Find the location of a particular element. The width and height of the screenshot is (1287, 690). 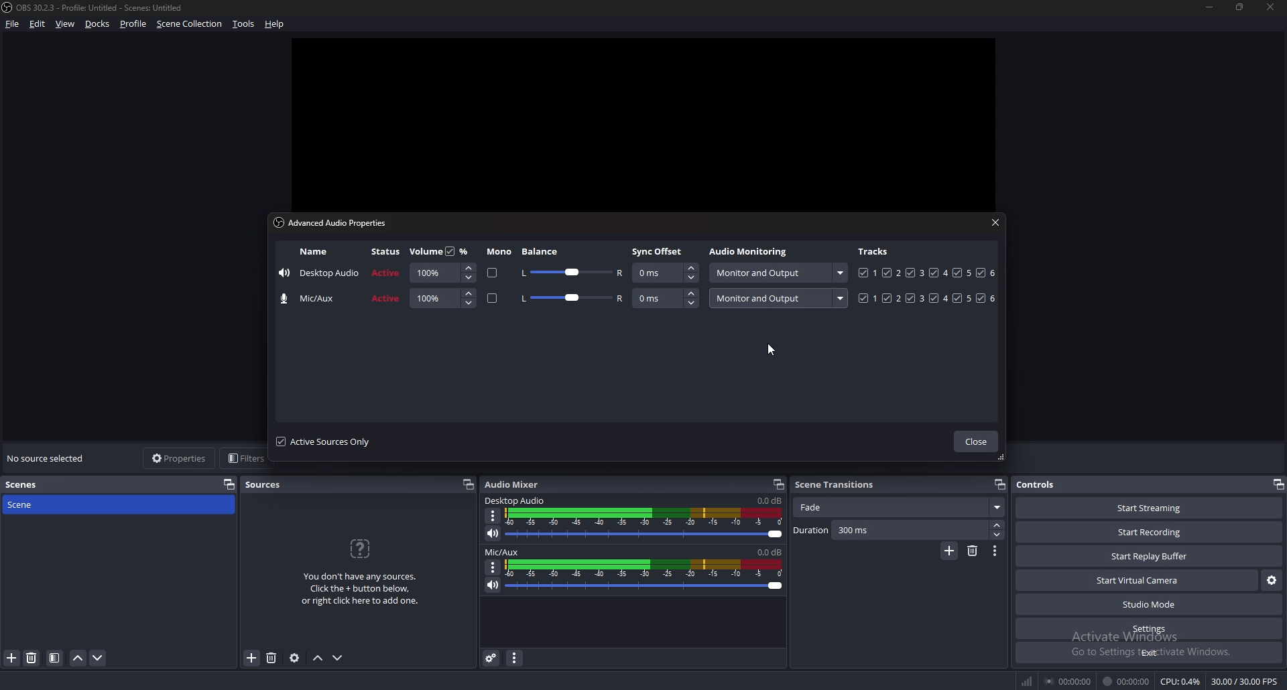

move scene up is located at coordinates (78, 658).